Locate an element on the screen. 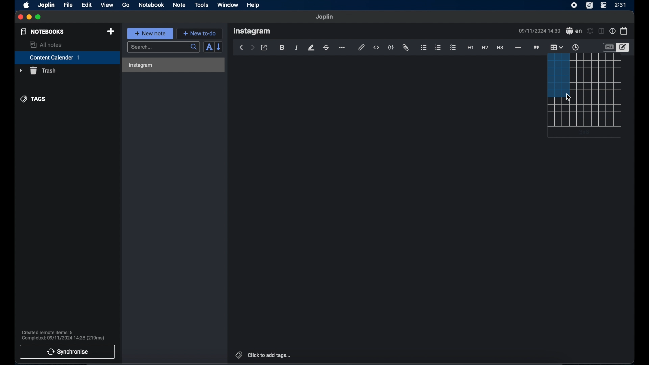 Image resolution: width=649 pixels, height=365 pixels. view is located at coordinates (107, 5).